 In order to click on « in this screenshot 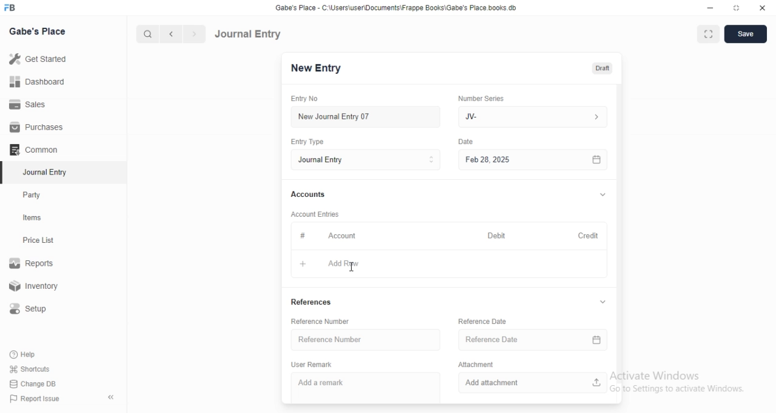, I will do `click(112, 398)`.